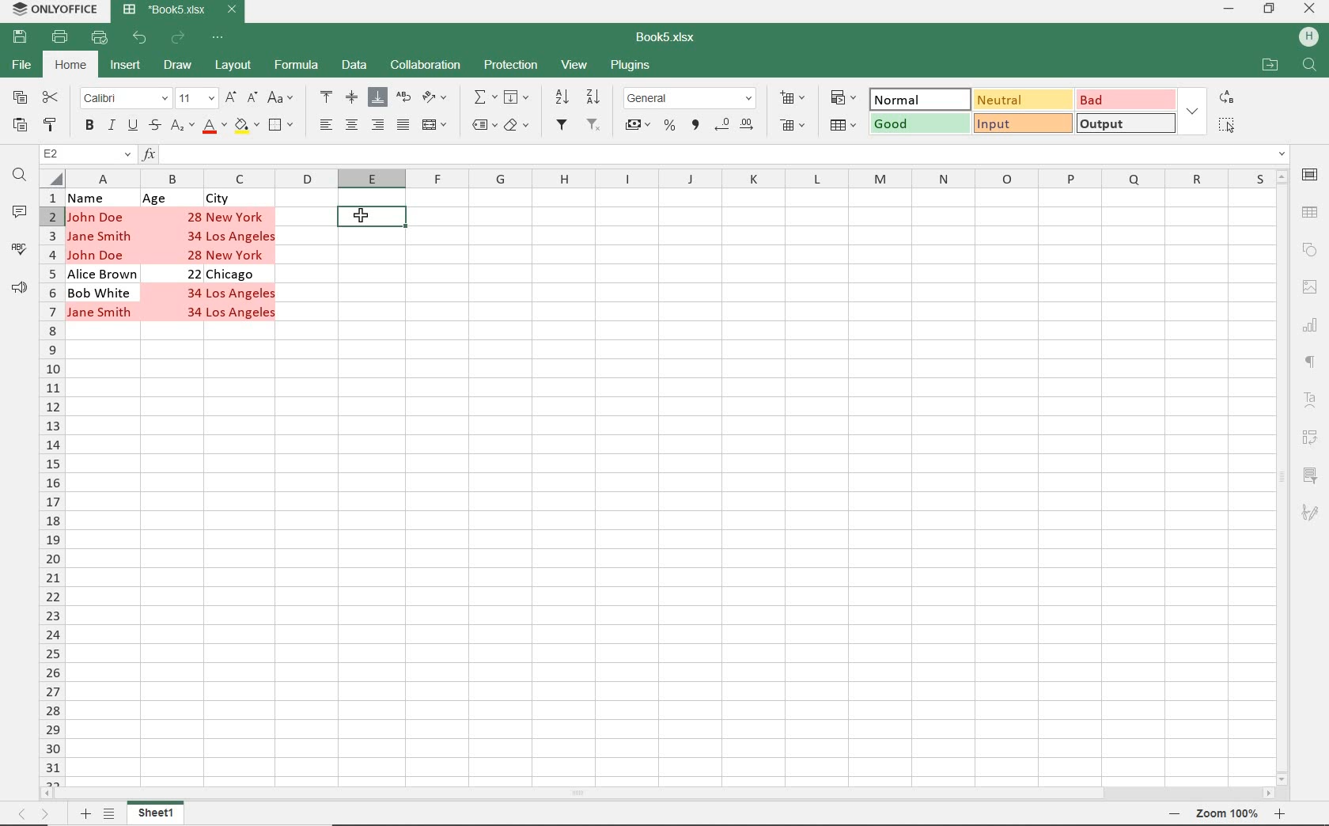 The width and height of the screenshot is (1329, 826). What do you see at coordinates (132, 127) in the screenshot?
I see `UNDERLINE` at bounding box center [132, 127].